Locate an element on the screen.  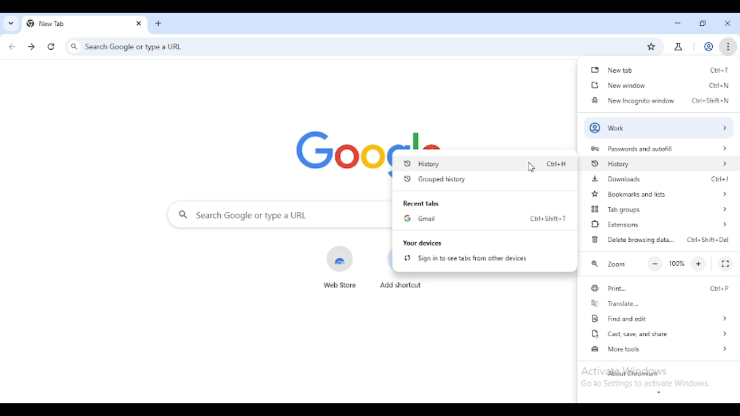
shortcut for new tab is located at coordinates (720, 69).